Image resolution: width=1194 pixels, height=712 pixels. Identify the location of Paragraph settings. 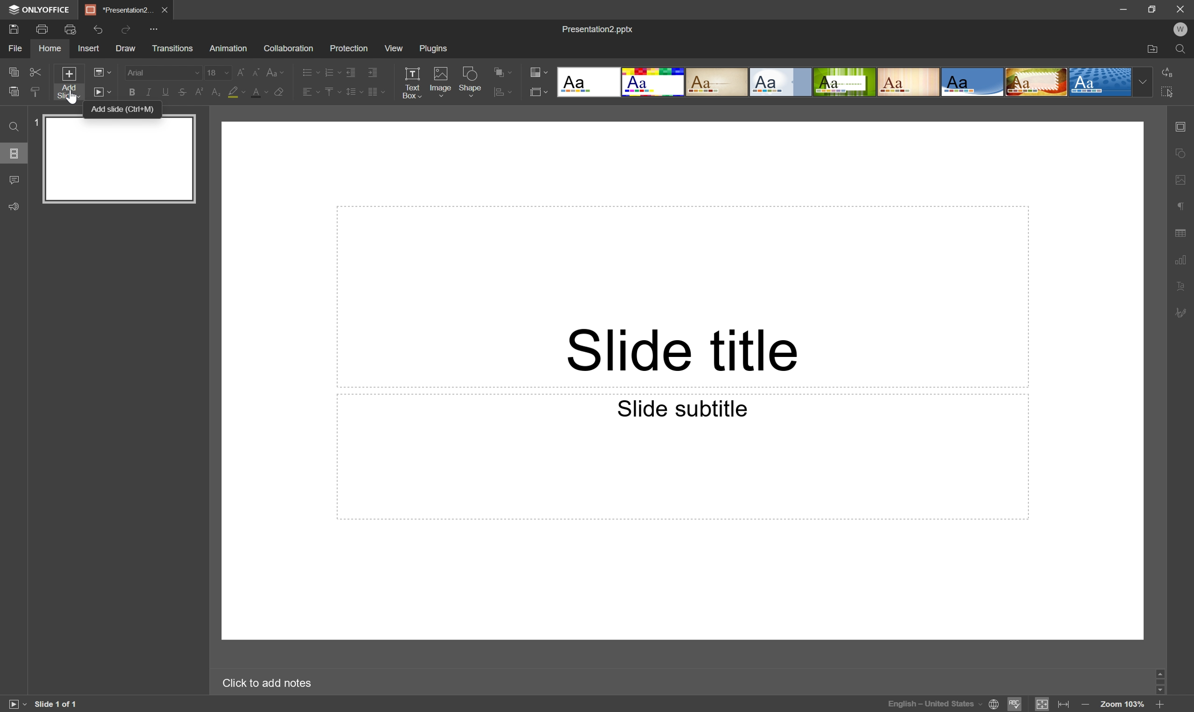
(1182, 204).